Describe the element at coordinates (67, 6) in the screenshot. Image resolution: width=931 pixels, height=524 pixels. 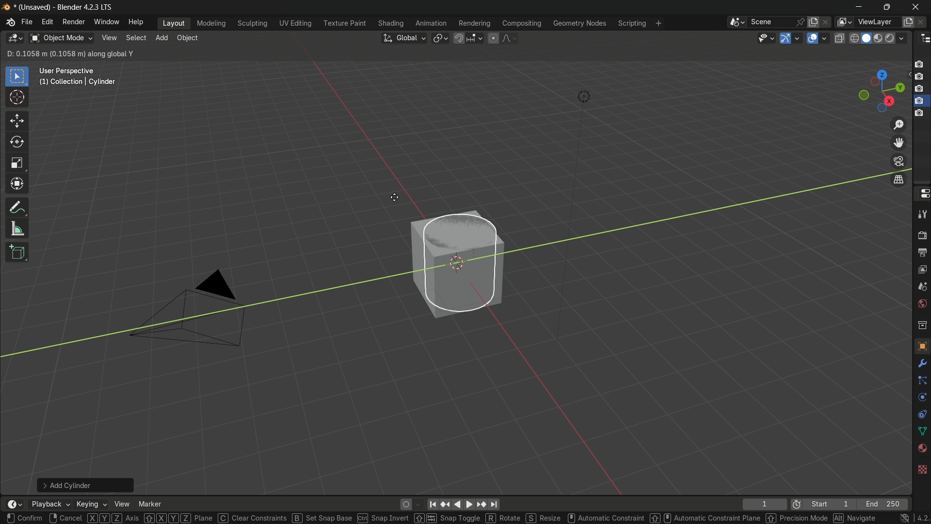
I see `unsaved blender 4.2.3 lts` at that location.